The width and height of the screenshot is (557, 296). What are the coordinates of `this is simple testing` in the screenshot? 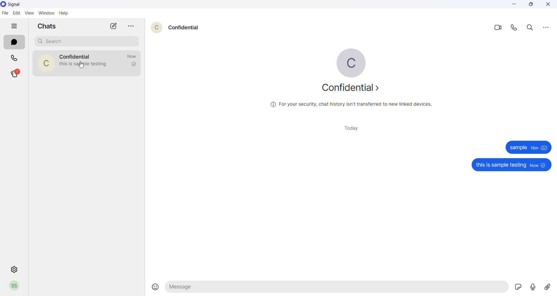 It's located at (87, 64).